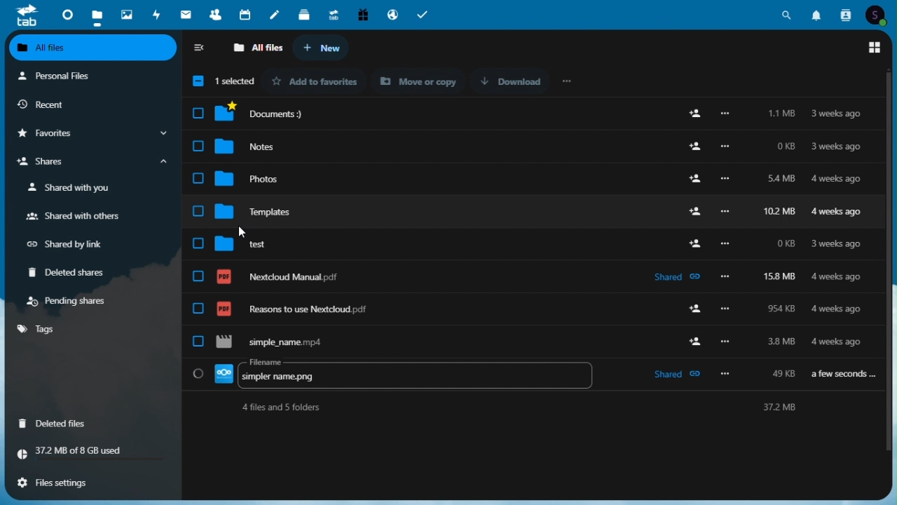  I want to click on switch to grid view, so click(875, 48).